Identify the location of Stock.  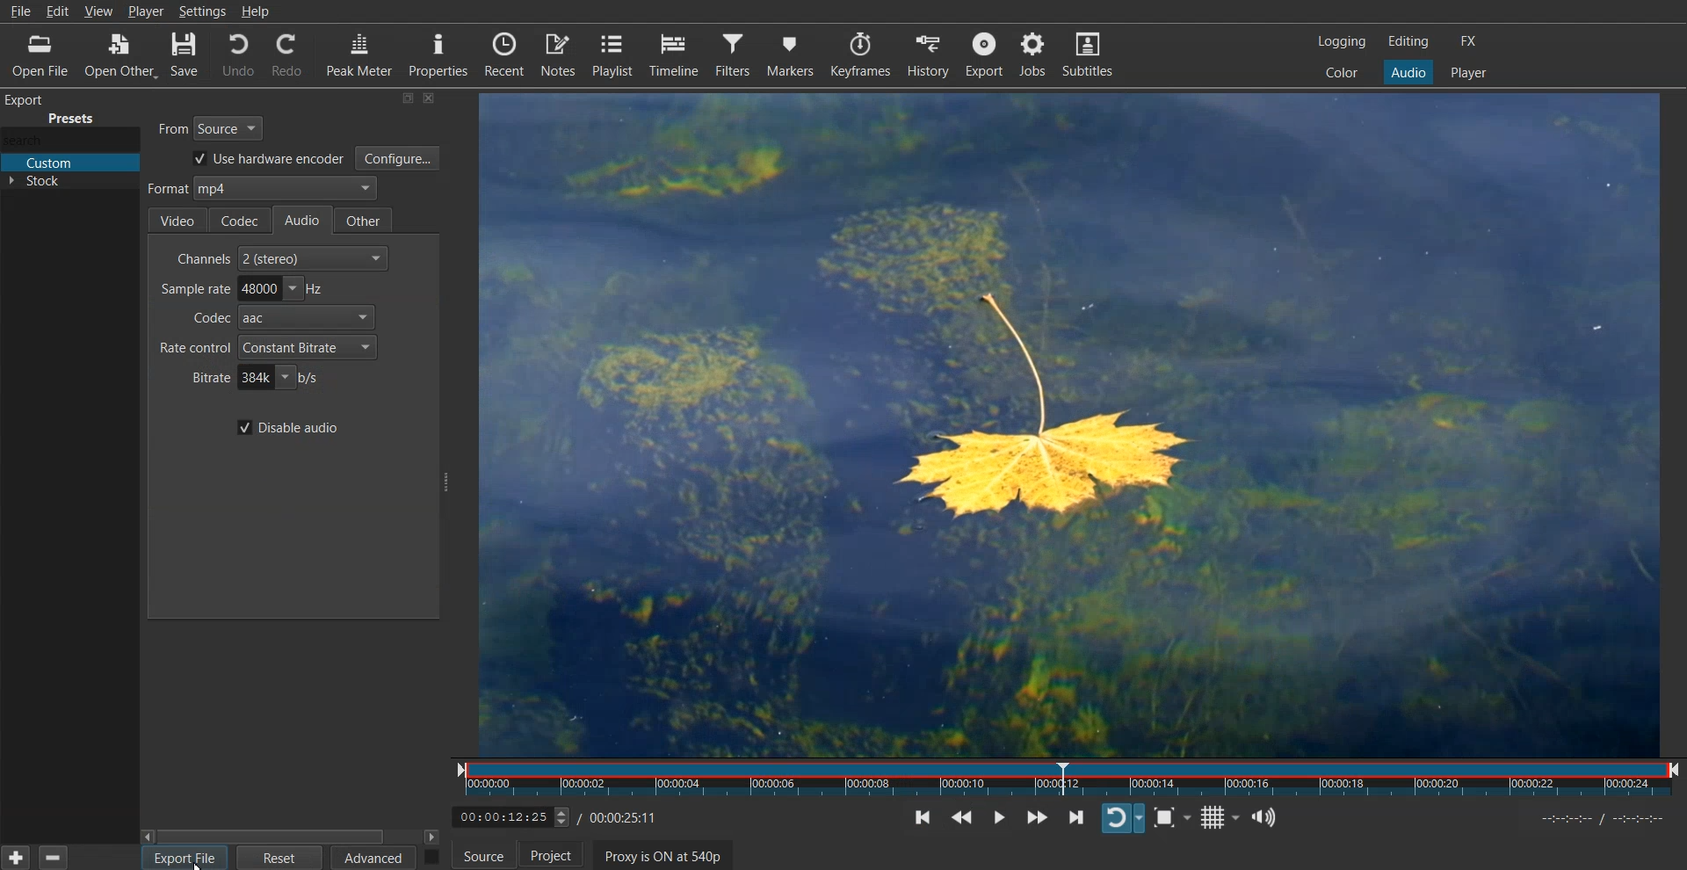
(69, 185).